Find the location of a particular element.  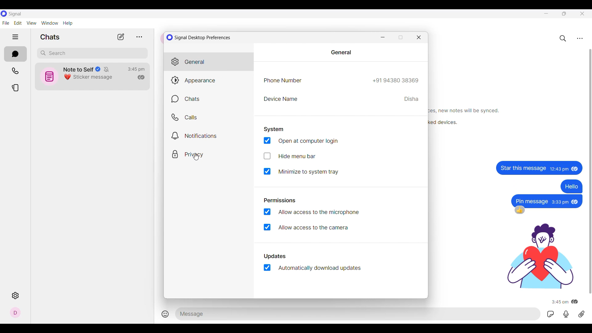

Calls settings is located at coordinates (209, 117).